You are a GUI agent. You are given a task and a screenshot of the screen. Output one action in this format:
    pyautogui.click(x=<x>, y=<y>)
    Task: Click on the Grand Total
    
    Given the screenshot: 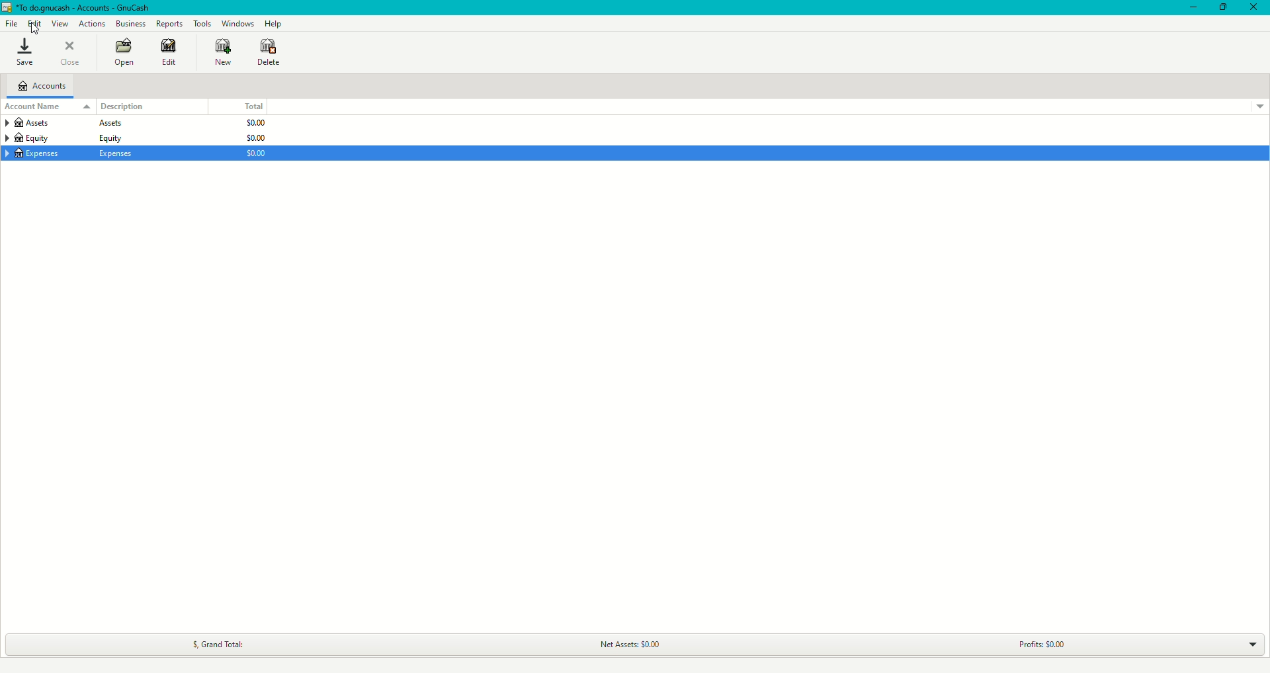 What is the action you would take?
    pyautogui.click(x=218, y=644)
    